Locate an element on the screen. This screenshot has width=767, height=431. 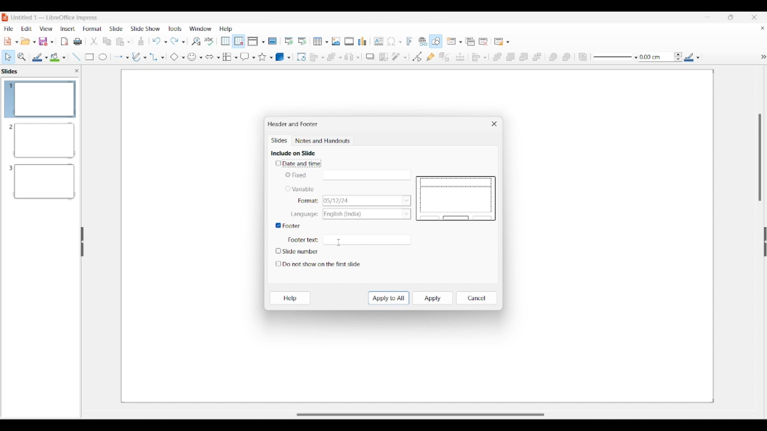
Toggle for footer is located at coordinates (288, 226).